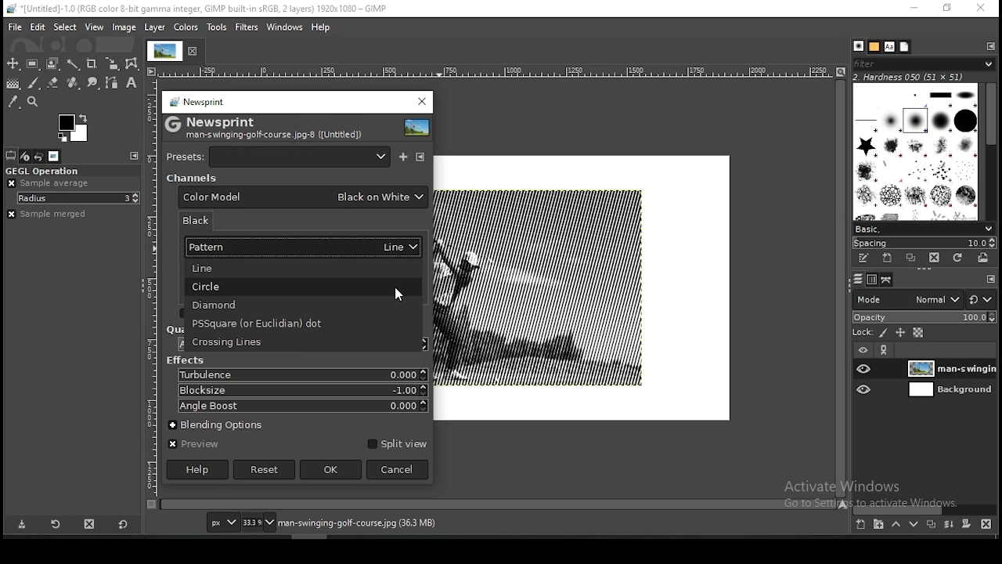 This screenshot has height=564, width=1002. I want to click on link, so click(885, 349).